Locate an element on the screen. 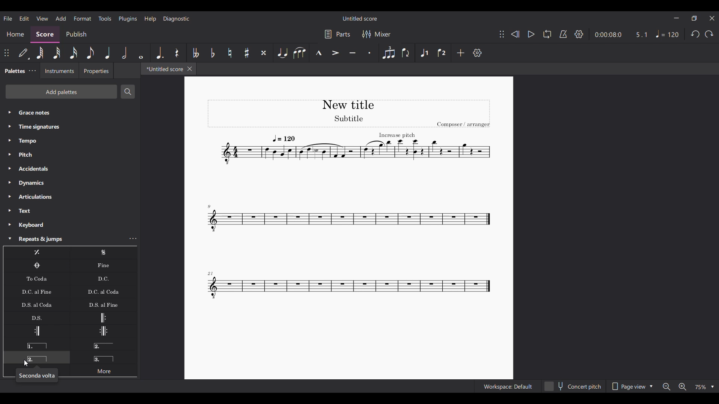 The width and height of the screenshot is (719, 404). Accidentals is located at coordinates (70, 169).